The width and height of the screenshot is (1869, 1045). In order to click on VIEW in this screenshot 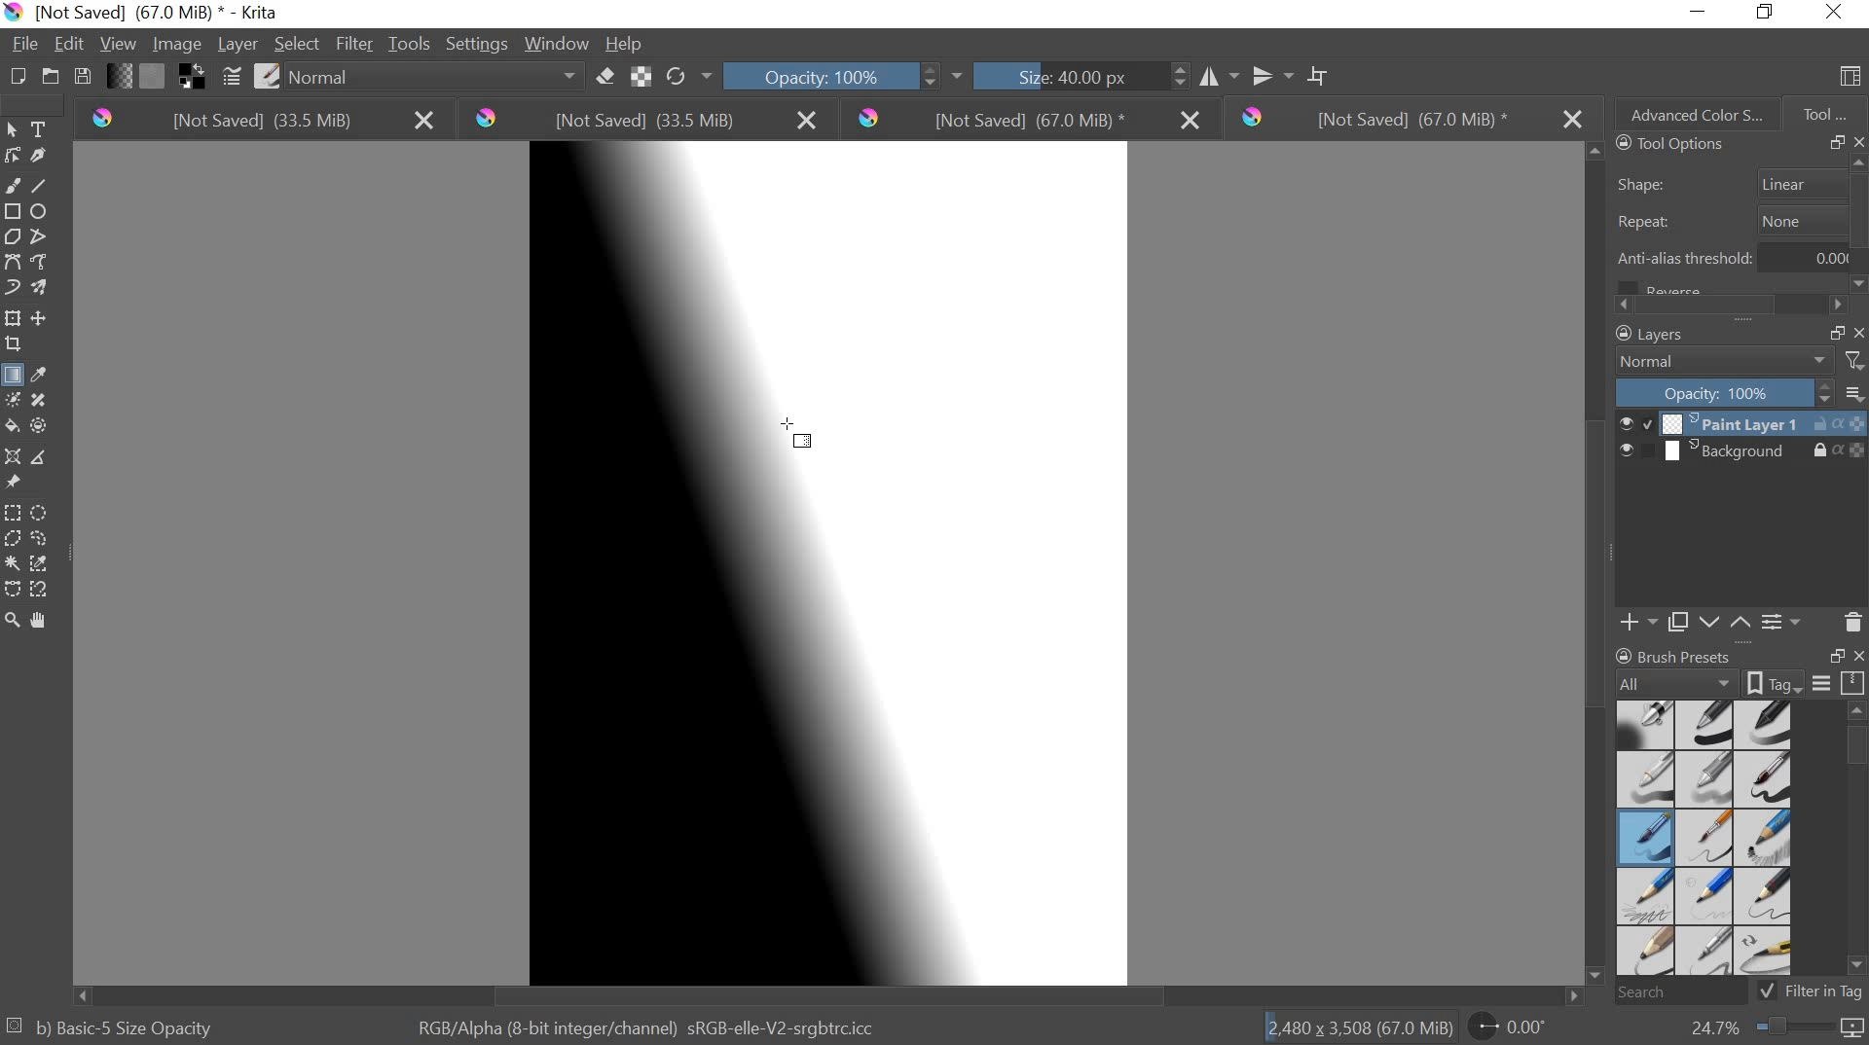, I will do `click(118, 46)`.